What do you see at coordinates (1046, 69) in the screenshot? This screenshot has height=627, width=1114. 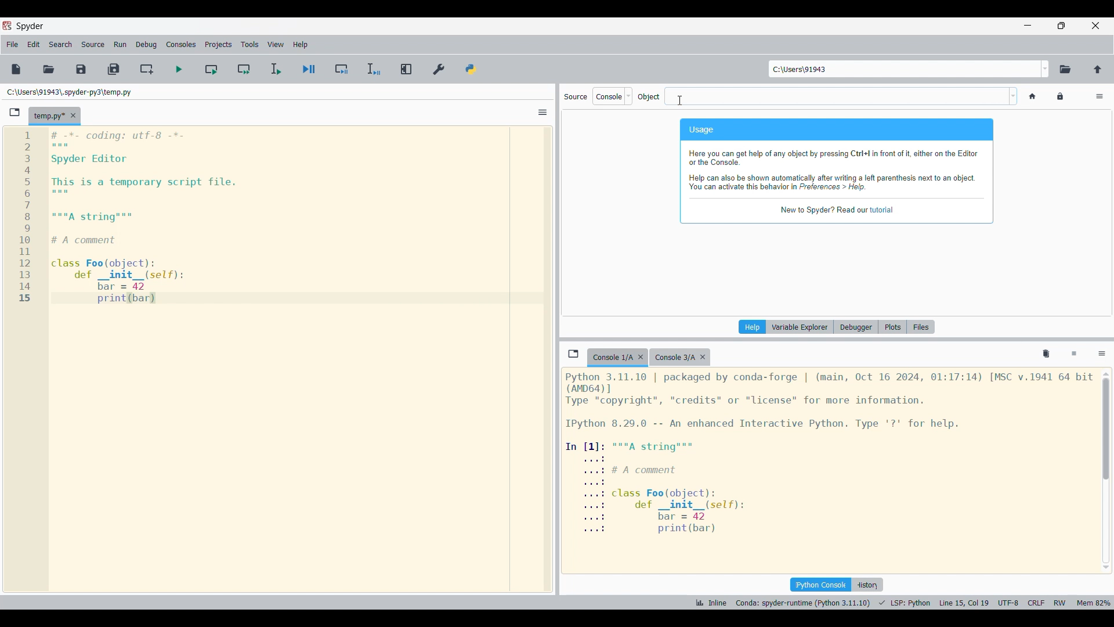 I see `Location options` at bounding box center [1046, 69].